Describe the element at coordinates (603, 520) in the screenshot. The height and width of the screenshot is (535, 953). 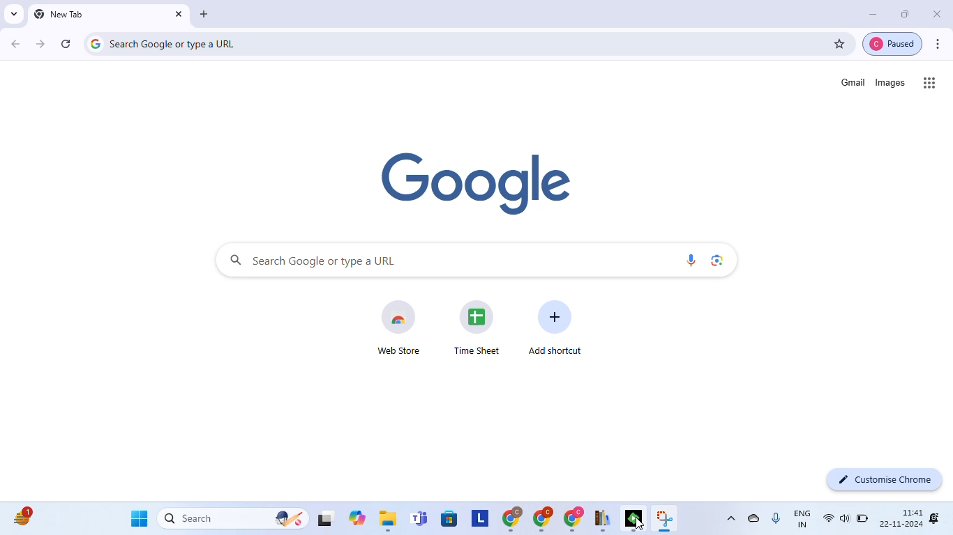
I see `note` at that location.